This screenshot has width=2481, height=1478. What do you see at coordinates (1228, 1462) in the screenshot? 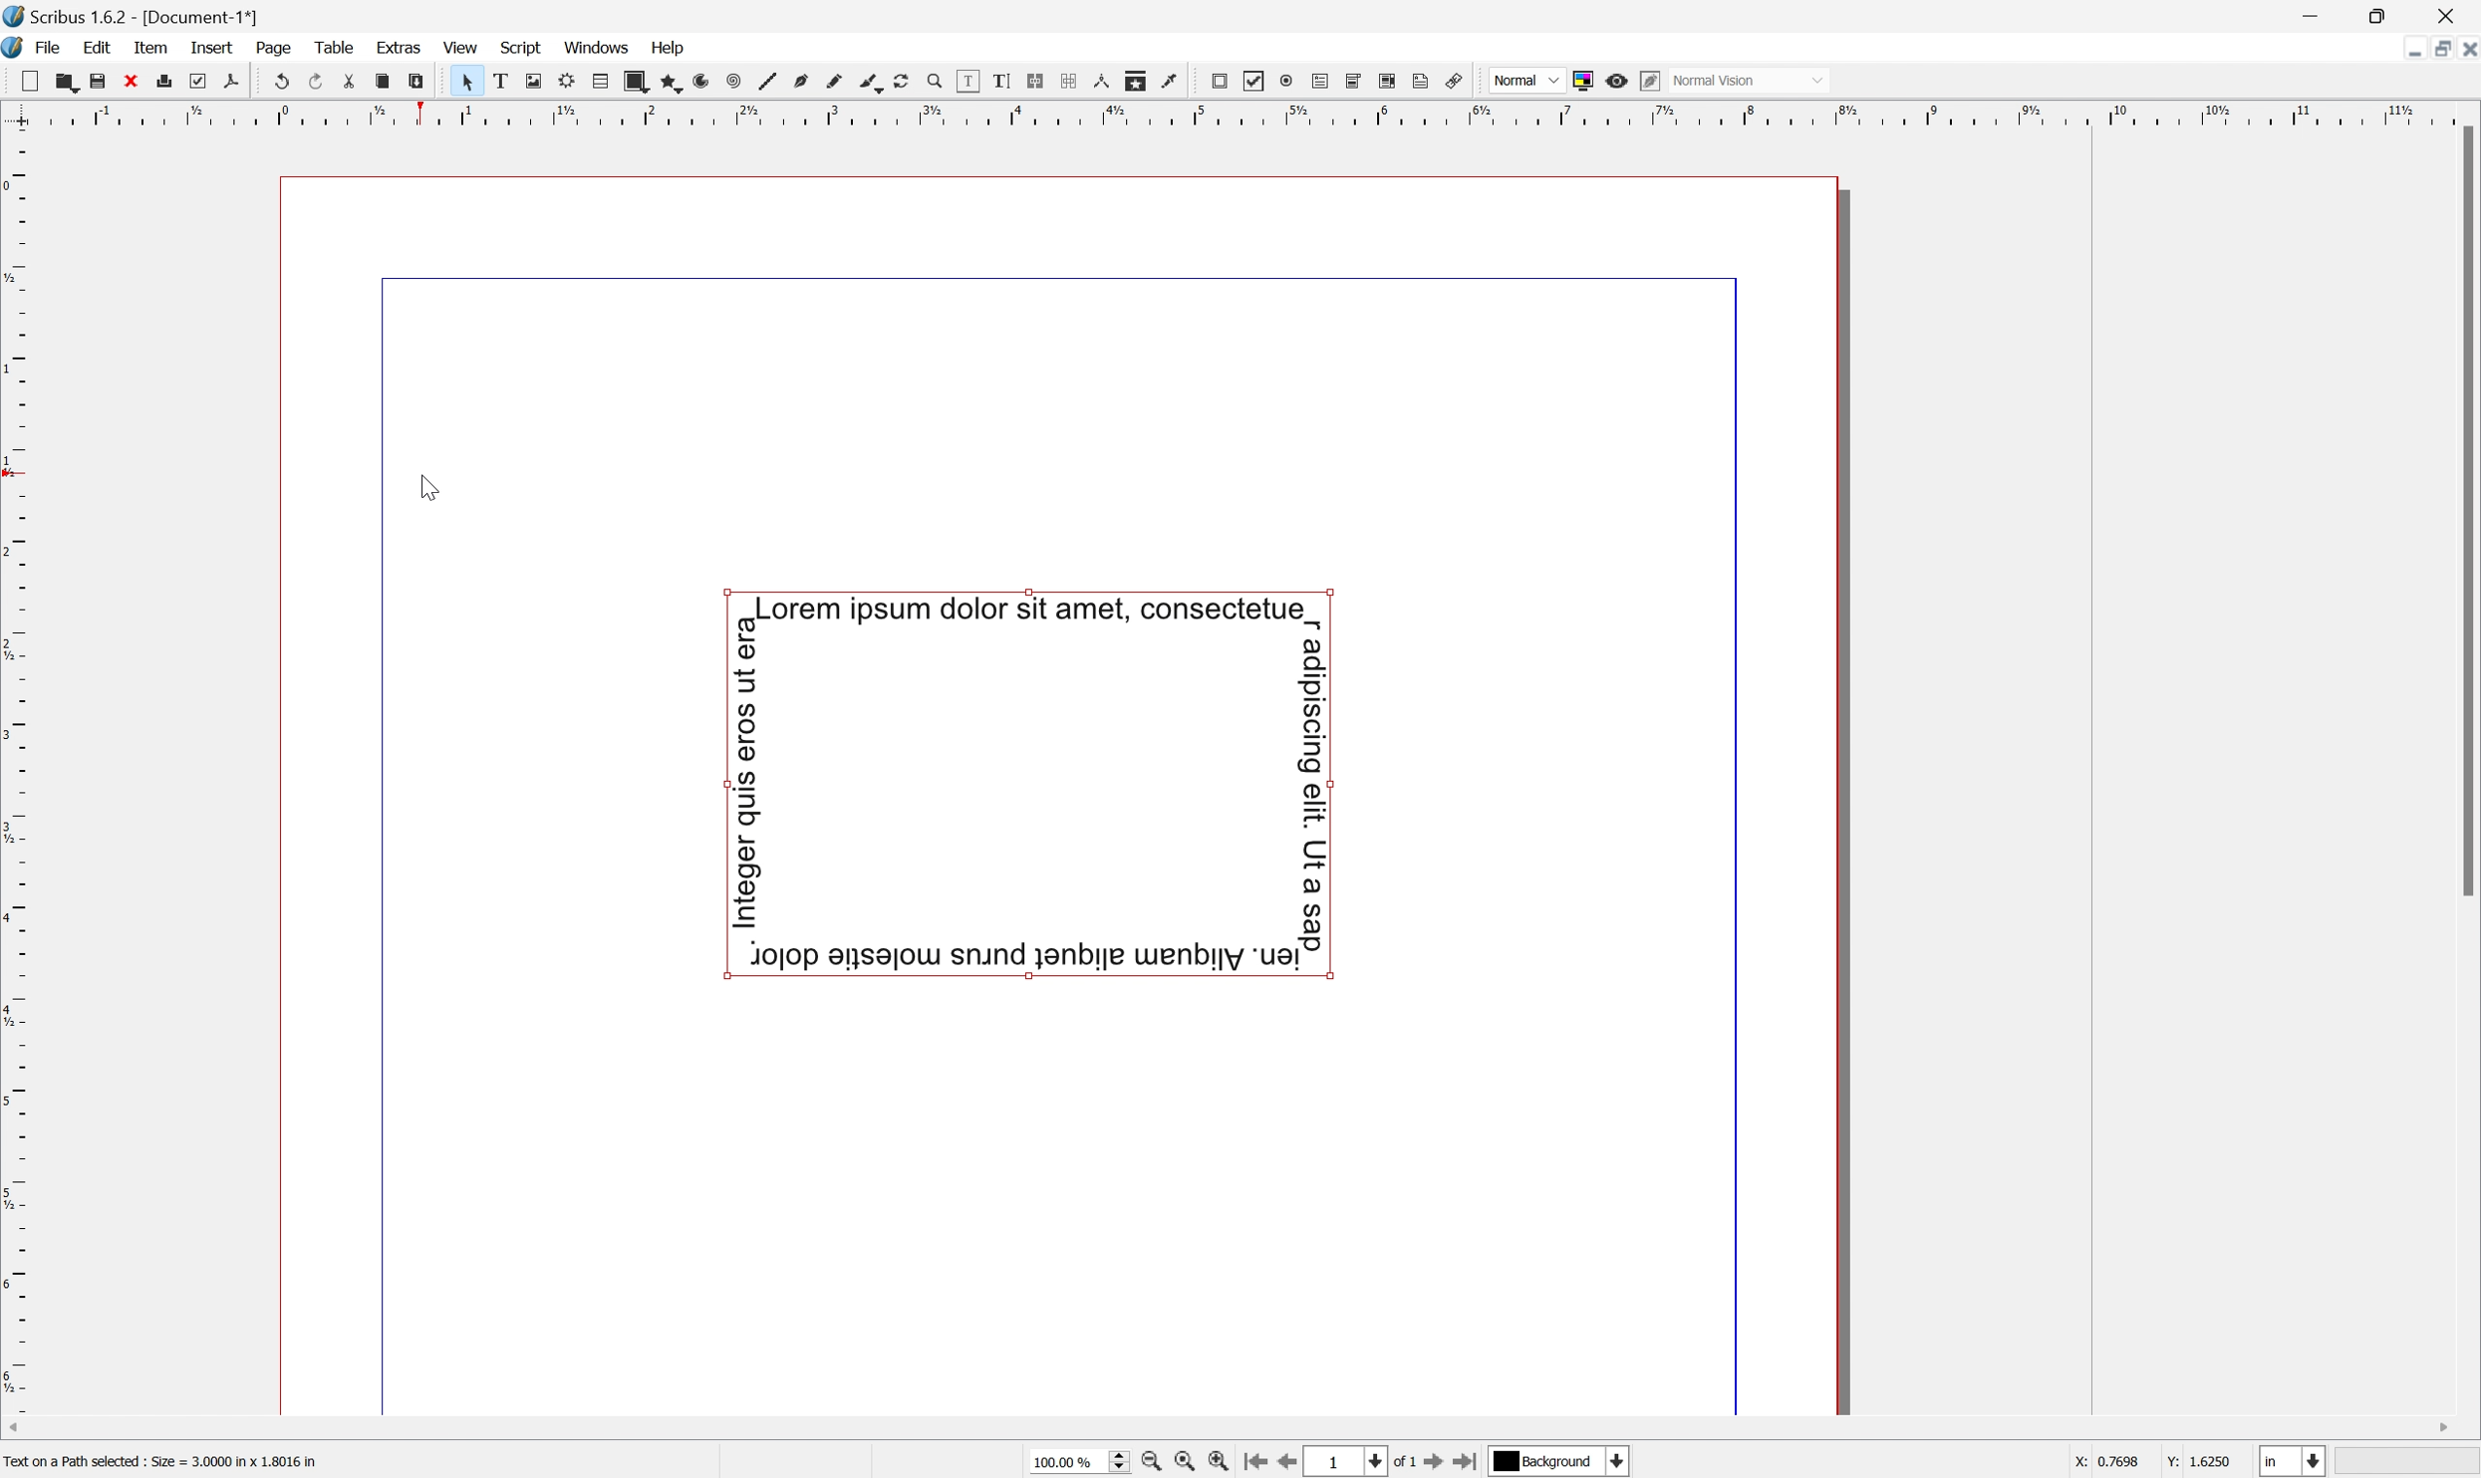
I see `Zoom in by the stepping value in tools preferences` at bounding box center [1228, 1462].